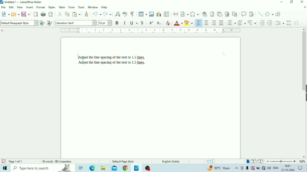  Describe the element at coordinates (264, 168) in the screenshot. I see `Internet` at that location.